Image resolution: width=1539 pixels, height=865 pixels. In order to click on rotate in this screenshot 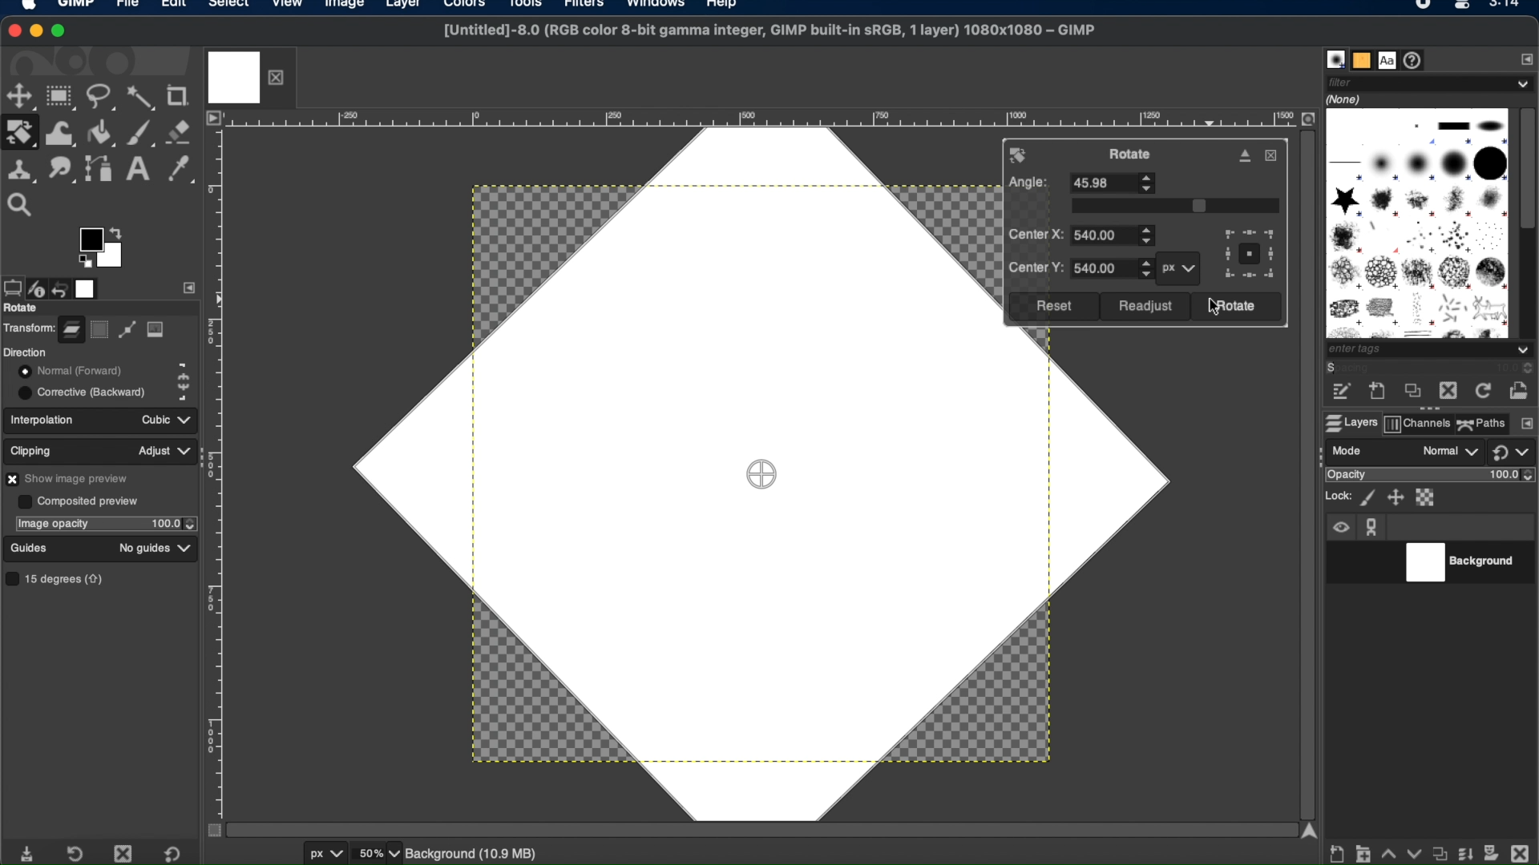, I will do `click(22, 308)`.